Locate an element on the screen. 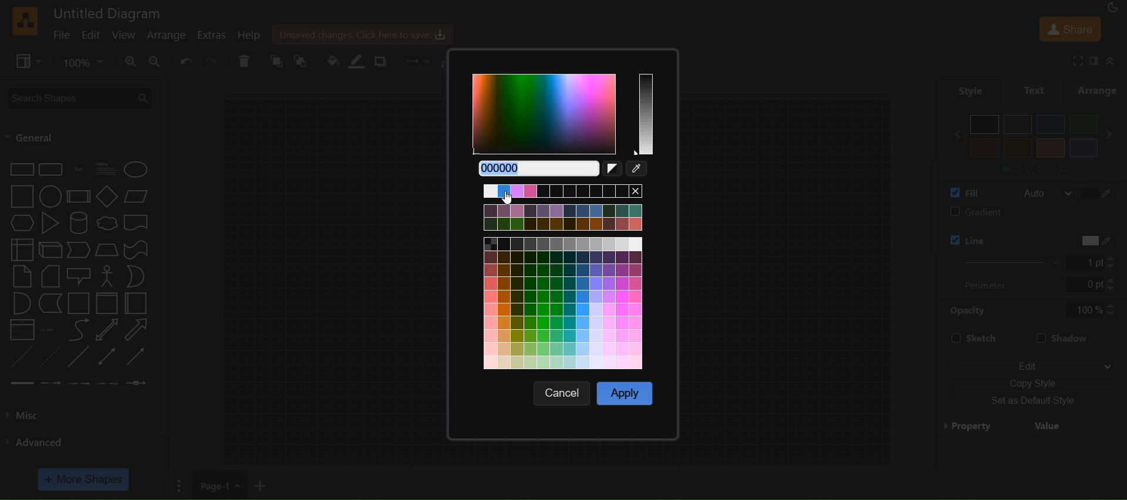 The image size is (1127, 500). yellow color is located at coordinates (985, 148).